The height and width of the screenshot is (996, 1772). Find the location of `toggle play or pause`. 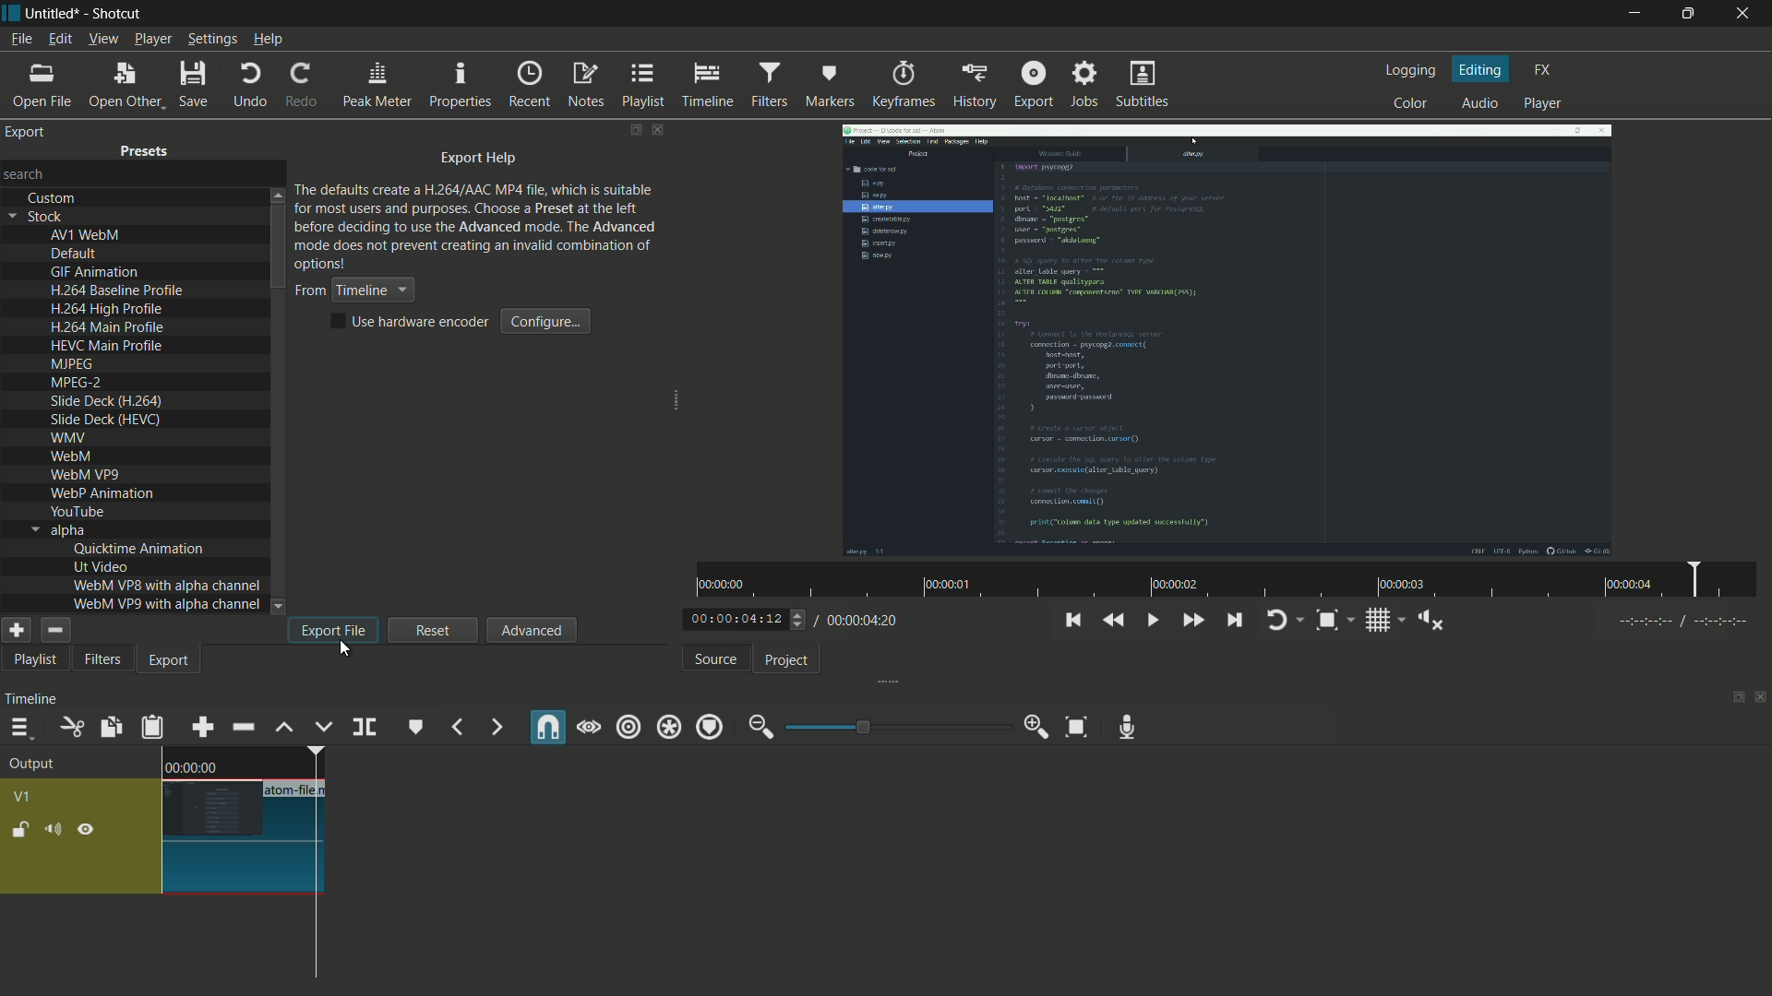

toggle play or pause is located at coordinates (1154, 621).